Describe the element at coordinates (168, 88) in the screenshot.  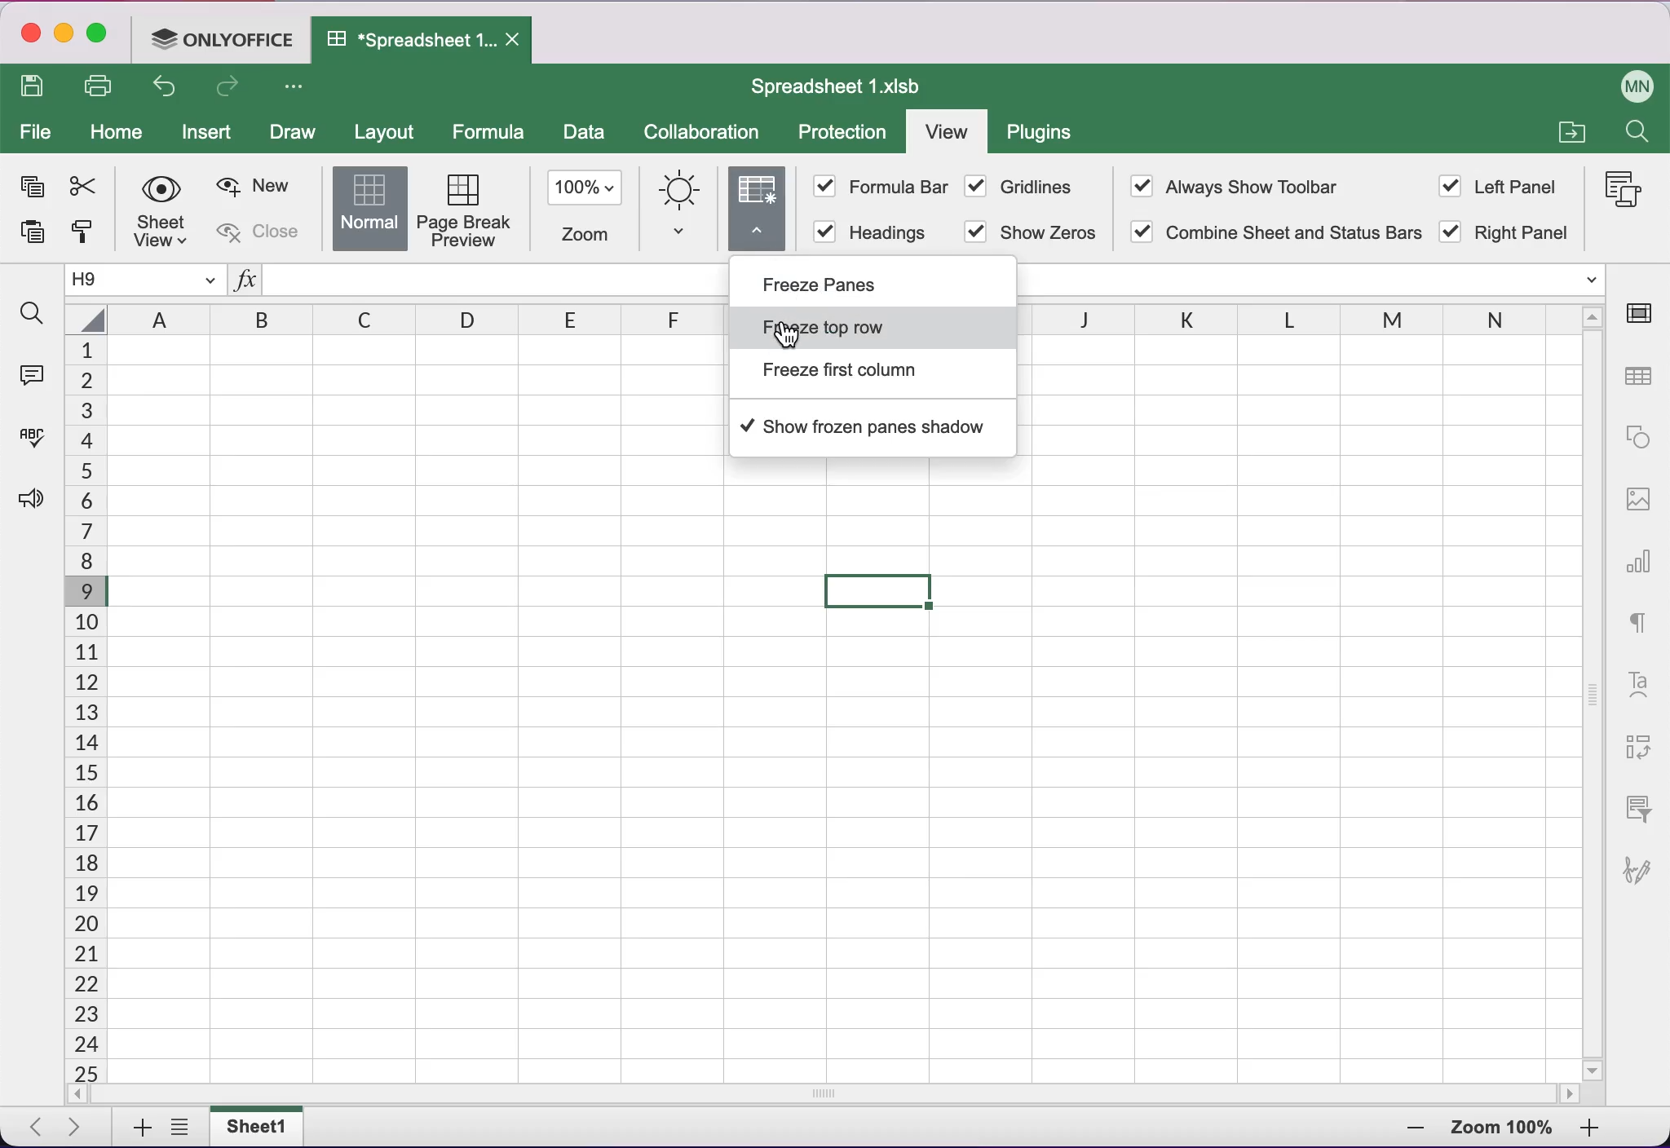
I see `undo` at that location.